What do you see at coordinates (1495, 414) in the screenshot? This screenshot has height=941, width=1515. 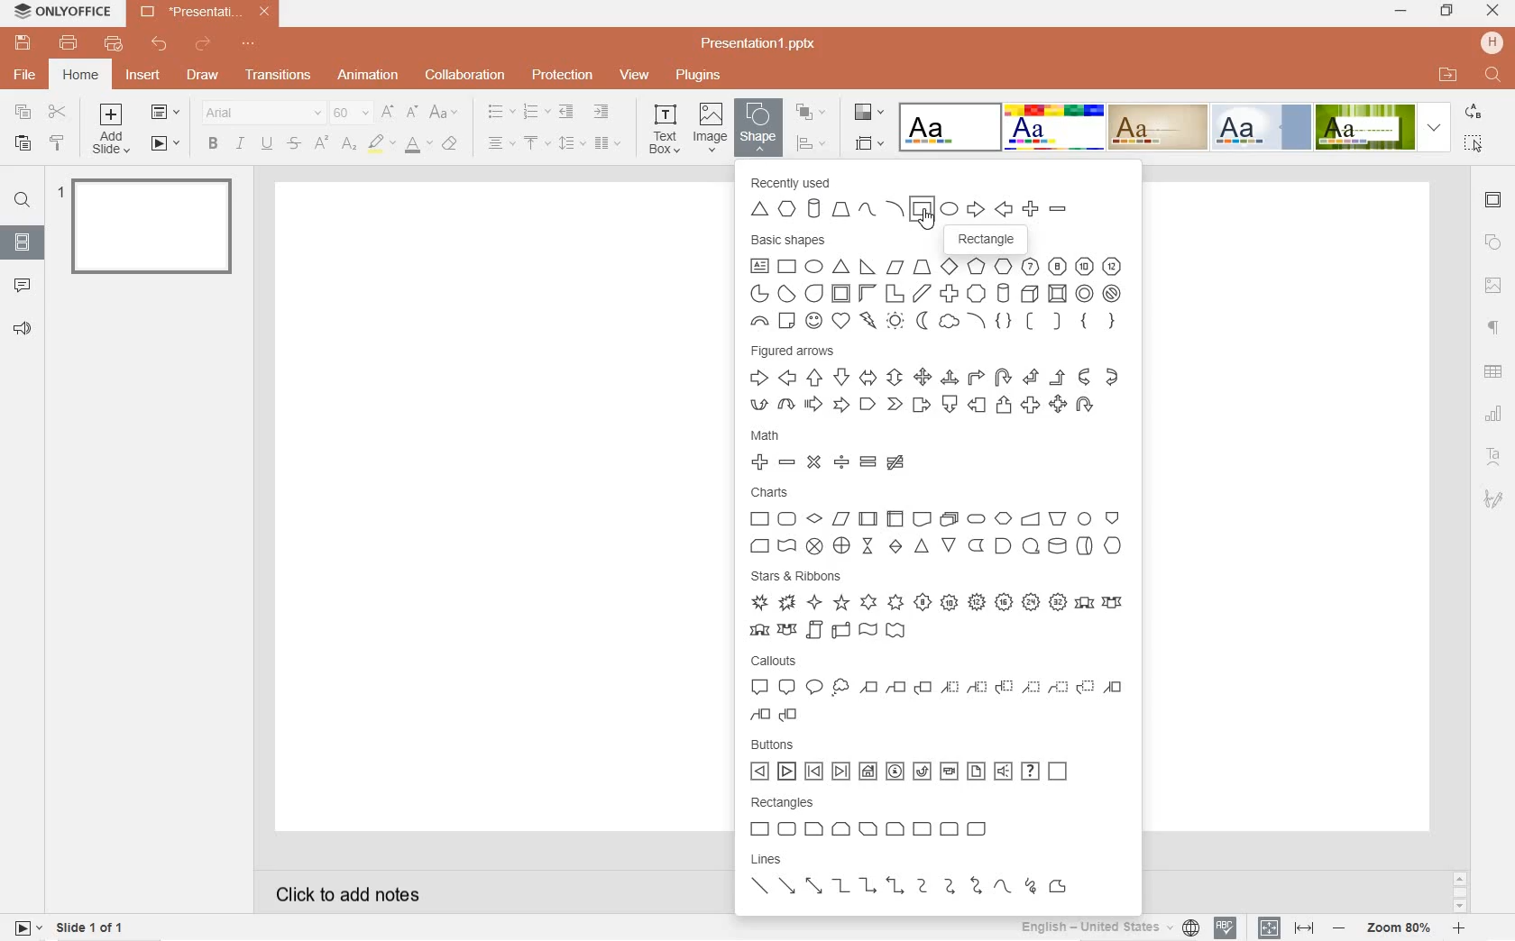 I see `chart settings` at bounding box center [1495, 414].